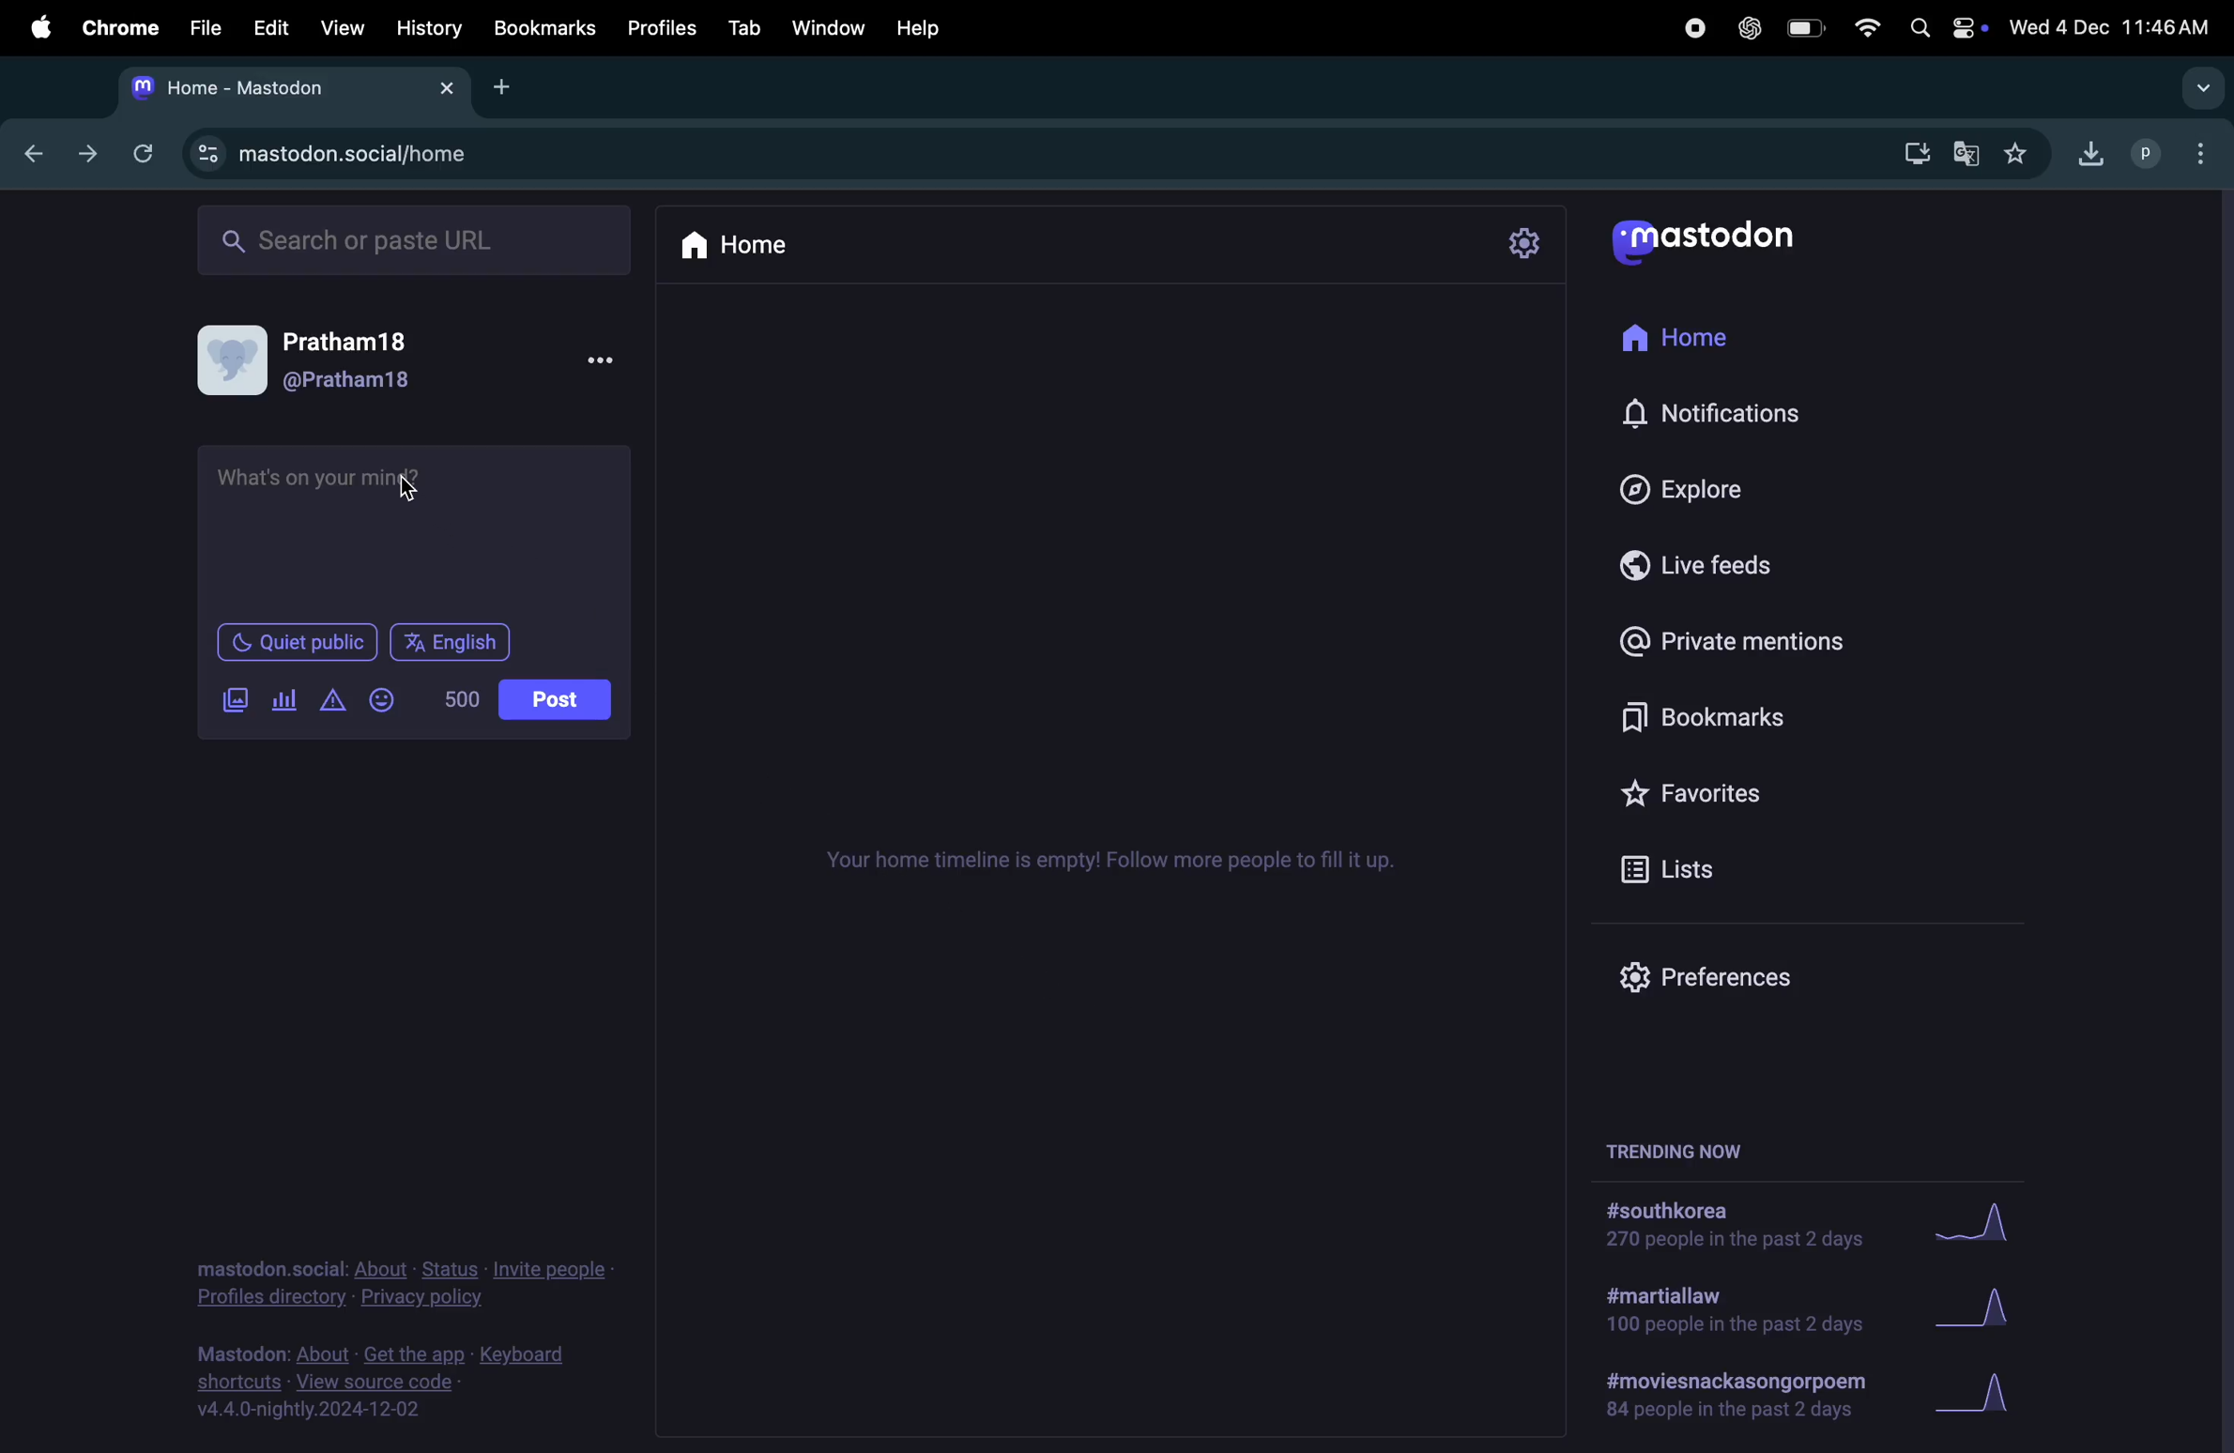  I want to click on Chrome, so click(117, 28).